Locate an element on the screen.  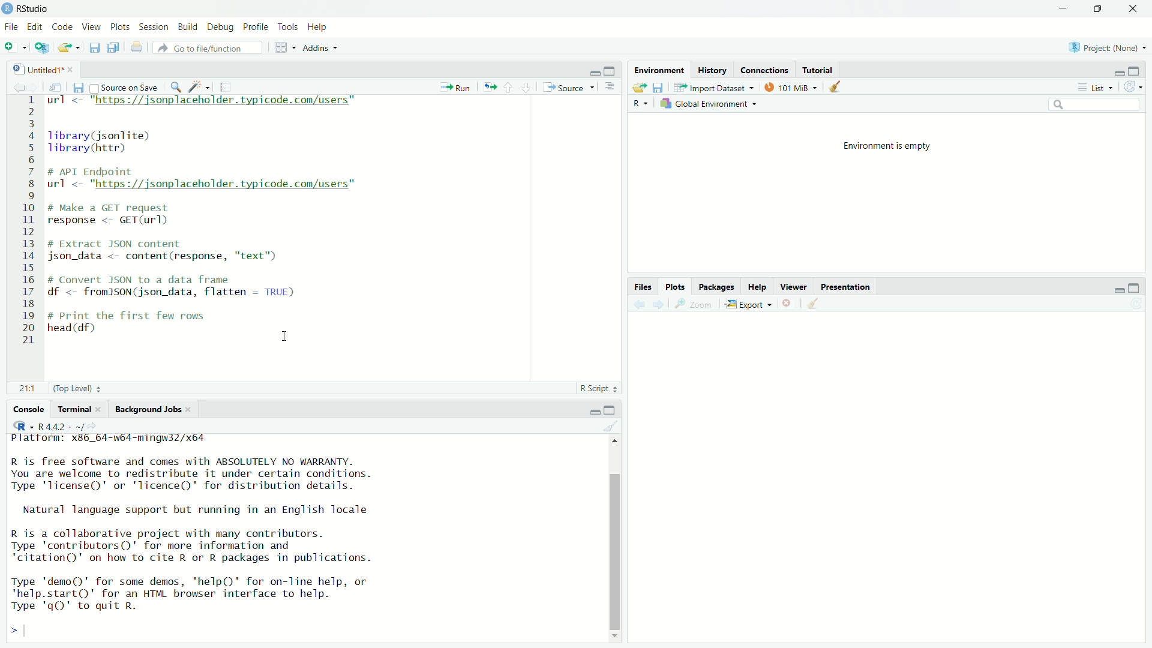
Refresh is located at coordinates (1133, 86).